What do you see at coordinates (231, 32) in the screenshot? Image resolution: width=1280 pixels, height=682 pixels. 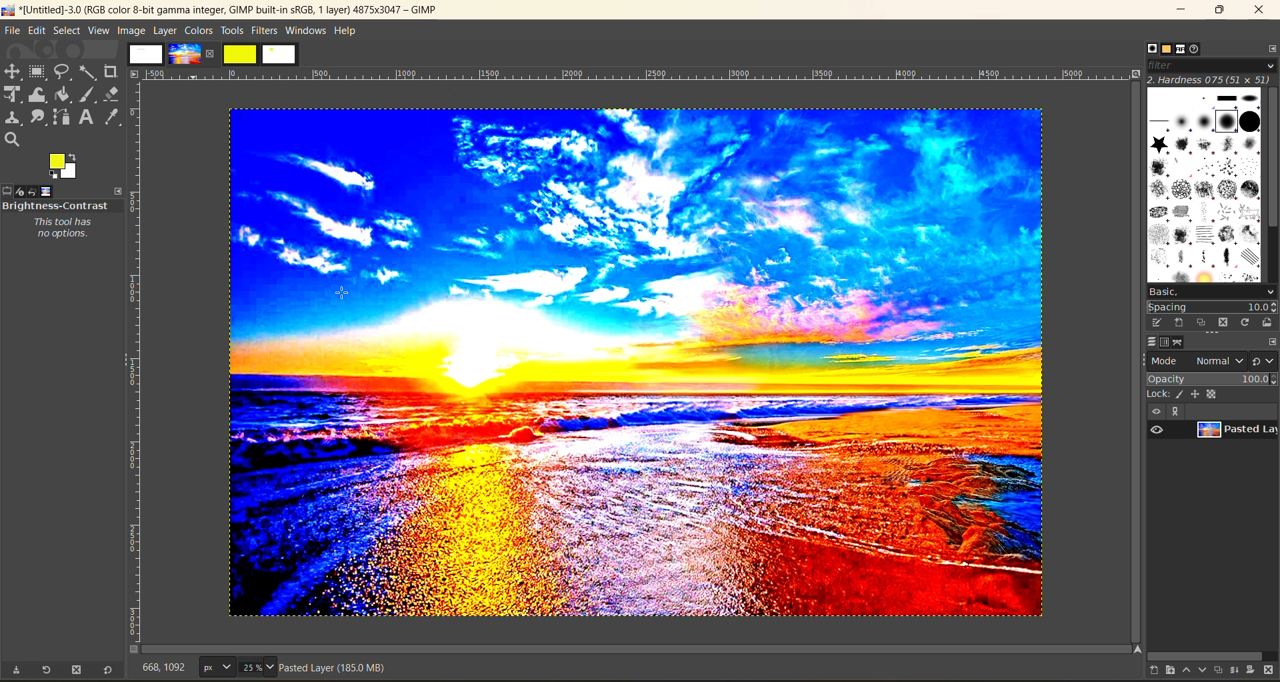 I see `tools` at bounding box center [231, 32].